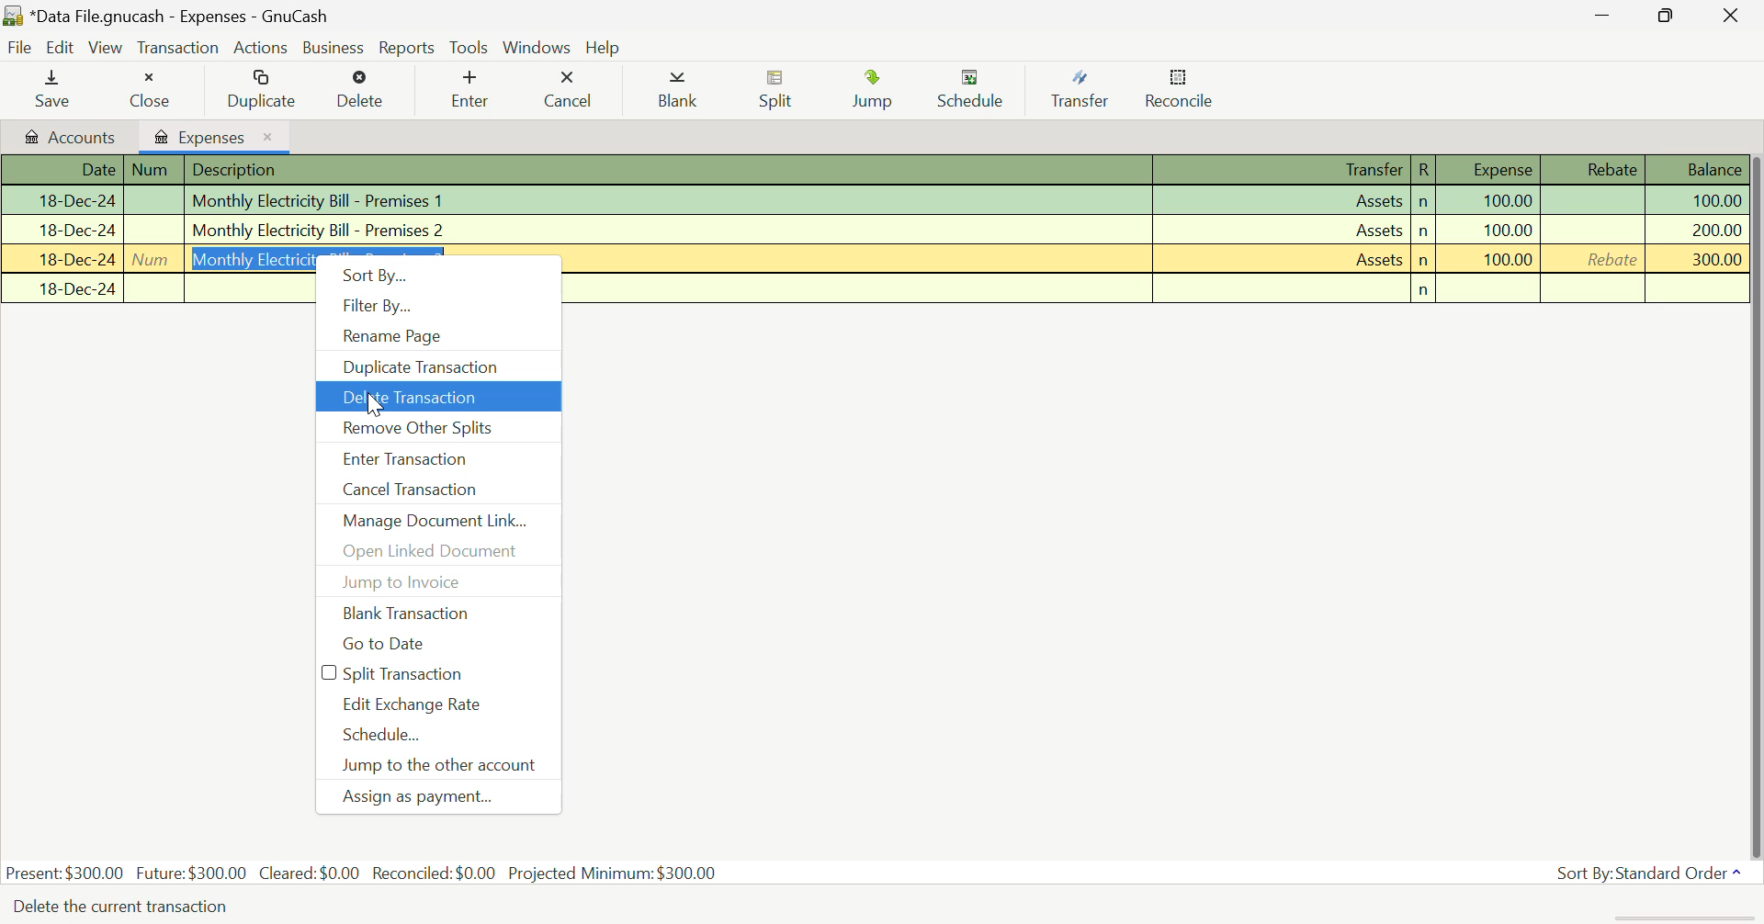  What do you see at coordinates (440, 553) in the screenshot?
I see `Open Linked Document` at bounding box center [440, 553].